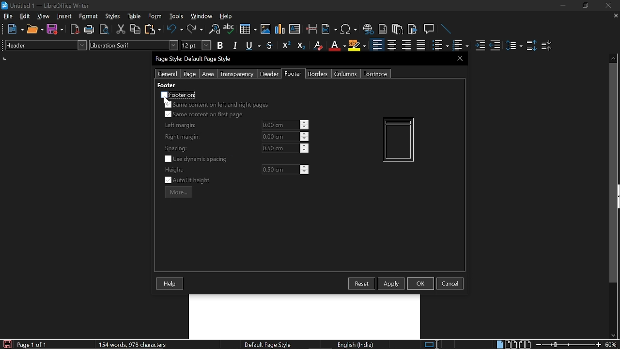 Image resolution: width=620 pixels, height=349 pixels. Describe the element at coordinates (459, 58) in the screenshot. I see `CLose` at that location.